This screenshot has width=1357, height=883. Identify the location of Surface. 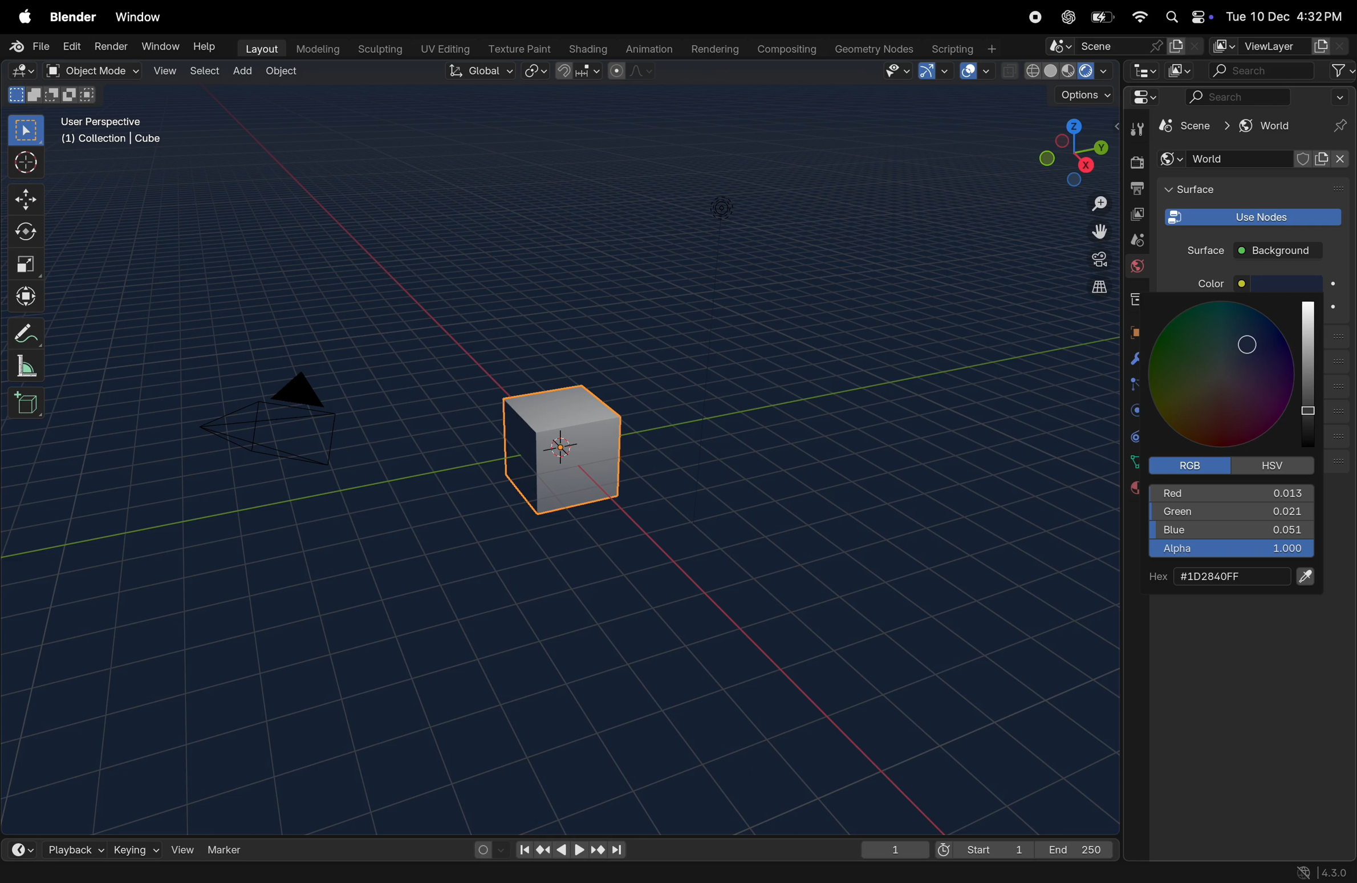
(1198, 249).